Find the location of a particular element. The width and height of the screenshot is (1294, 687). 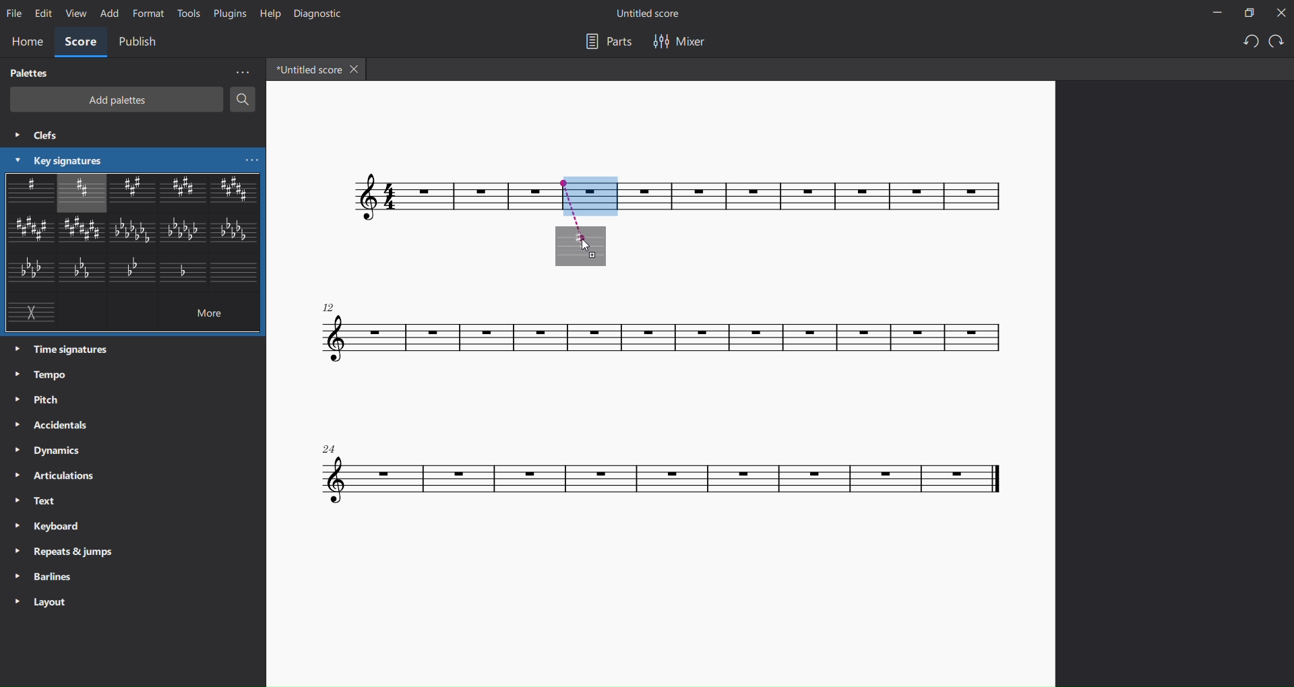

diagnostic is located at coordinates (320, 14).